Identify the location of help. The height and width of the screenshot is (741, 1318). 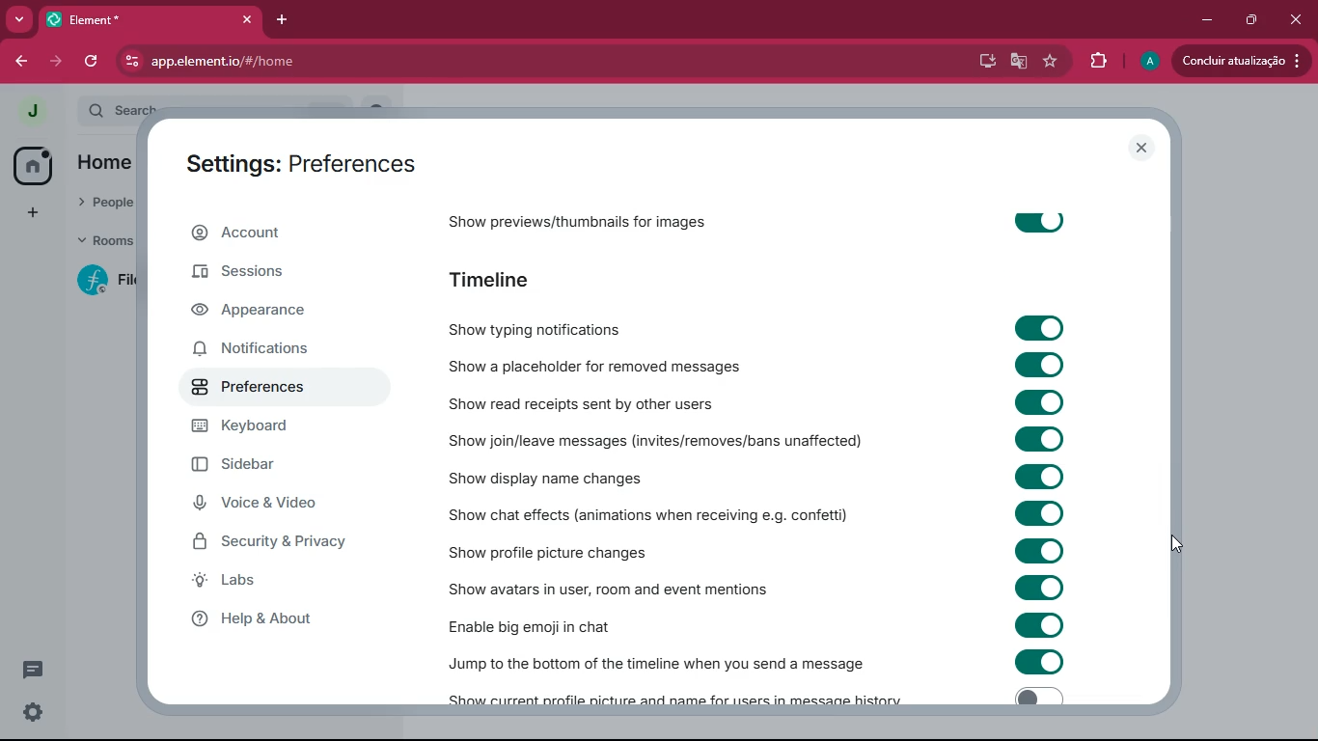
(284, 620).